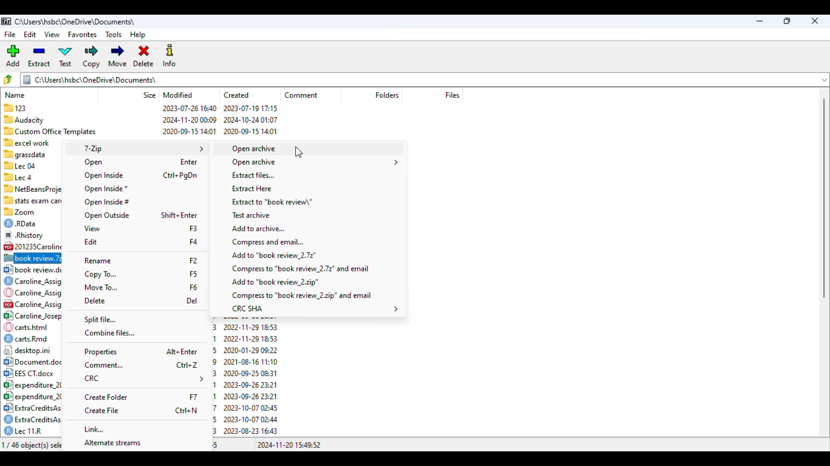  Describe the element at coordinates (31, 34) in the screenshot. I see `edit` at that location.